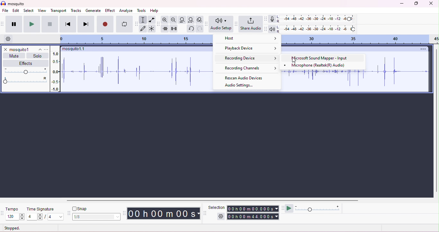 This screenshot has height=232, width=439. I want to click on previous, so click(68, 24).